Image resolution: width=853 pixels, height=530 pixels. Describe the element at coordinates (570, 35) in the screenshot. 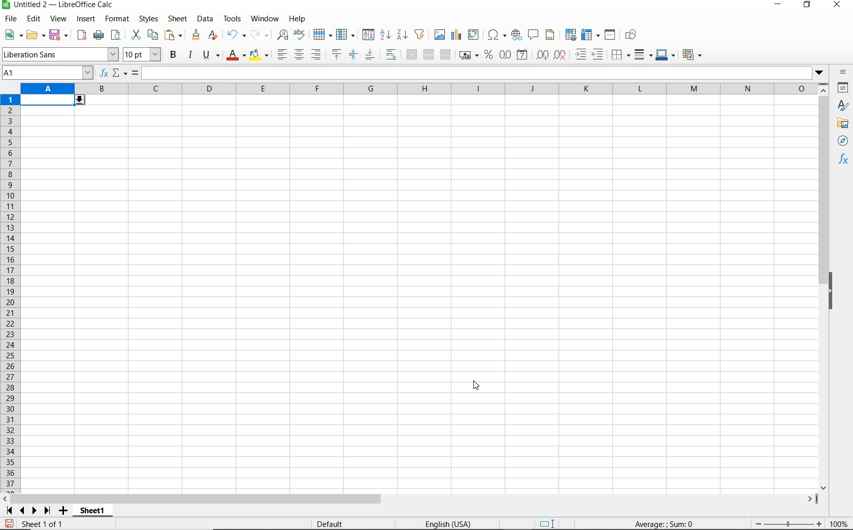

I see `define print area` at that location.